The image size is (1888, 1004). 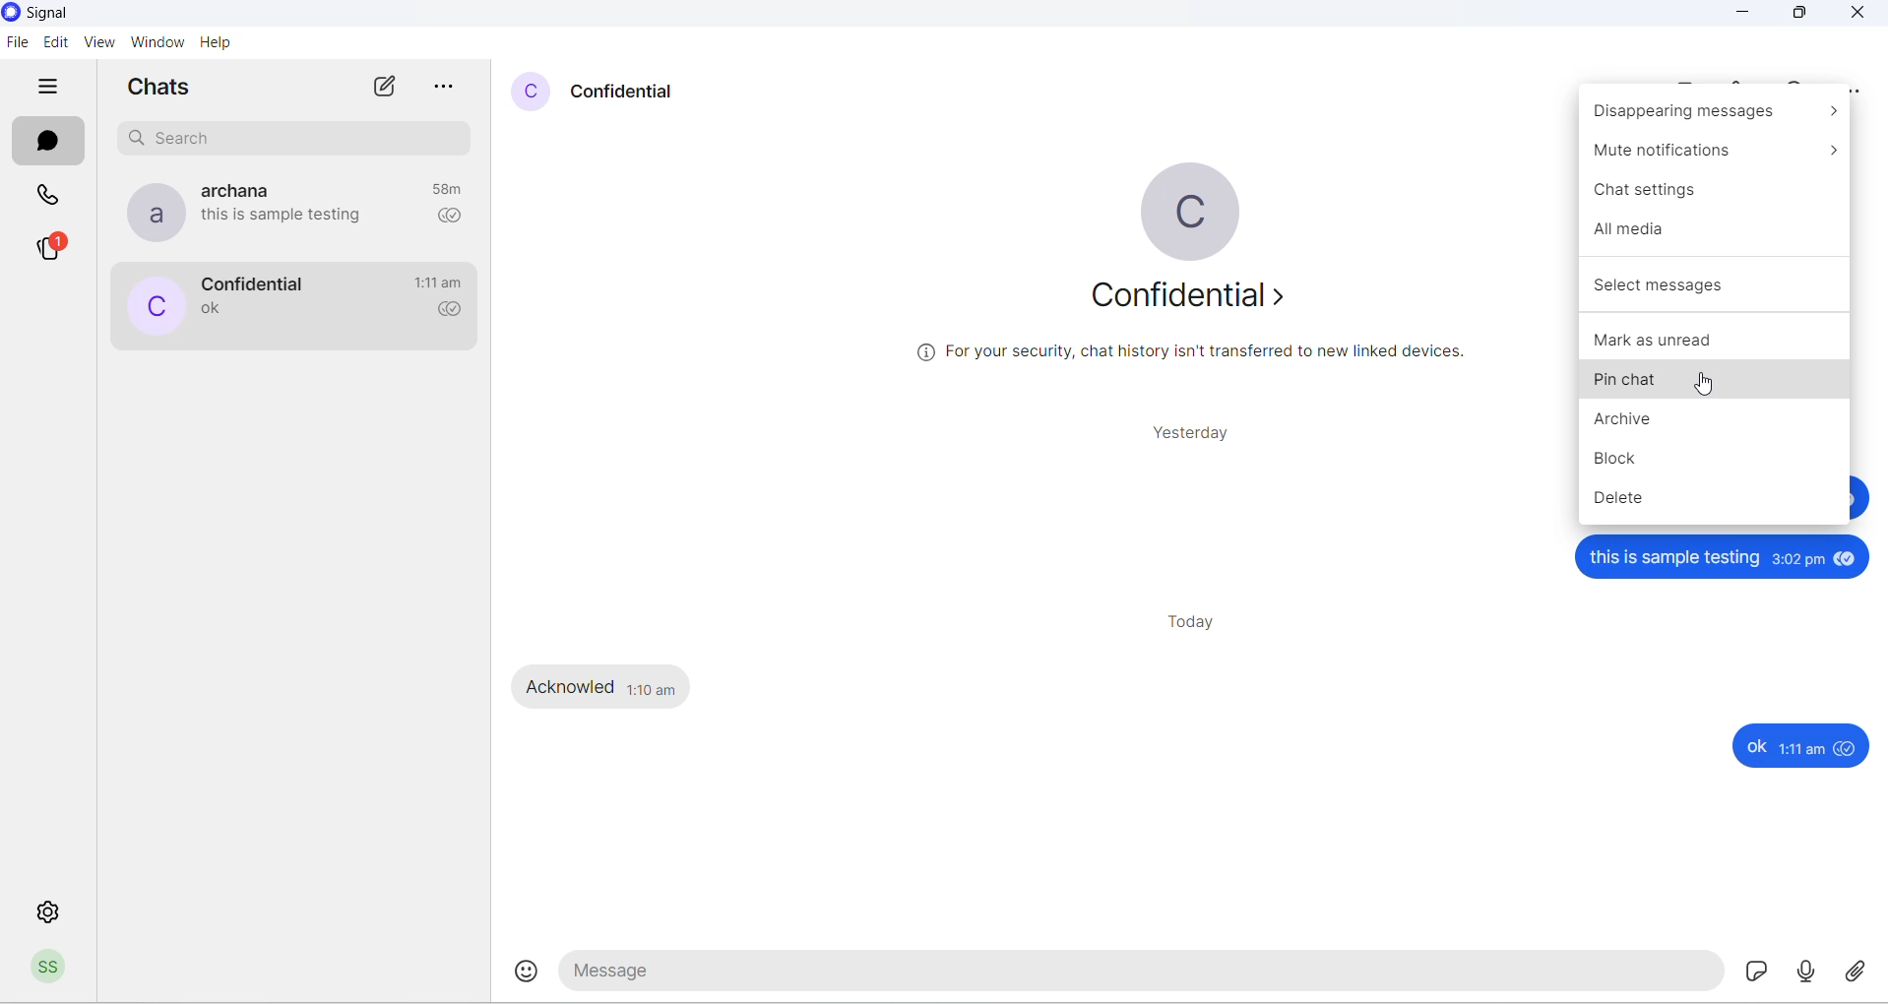 What do you see at coordinates (157, 42) in the screenshot?
I see `window` at bounding box center [157, 42].